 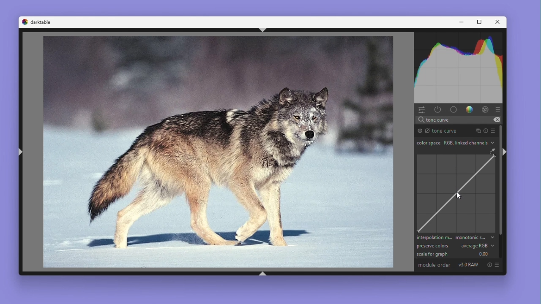 I want to click on Color, so click(x=470, y=110).